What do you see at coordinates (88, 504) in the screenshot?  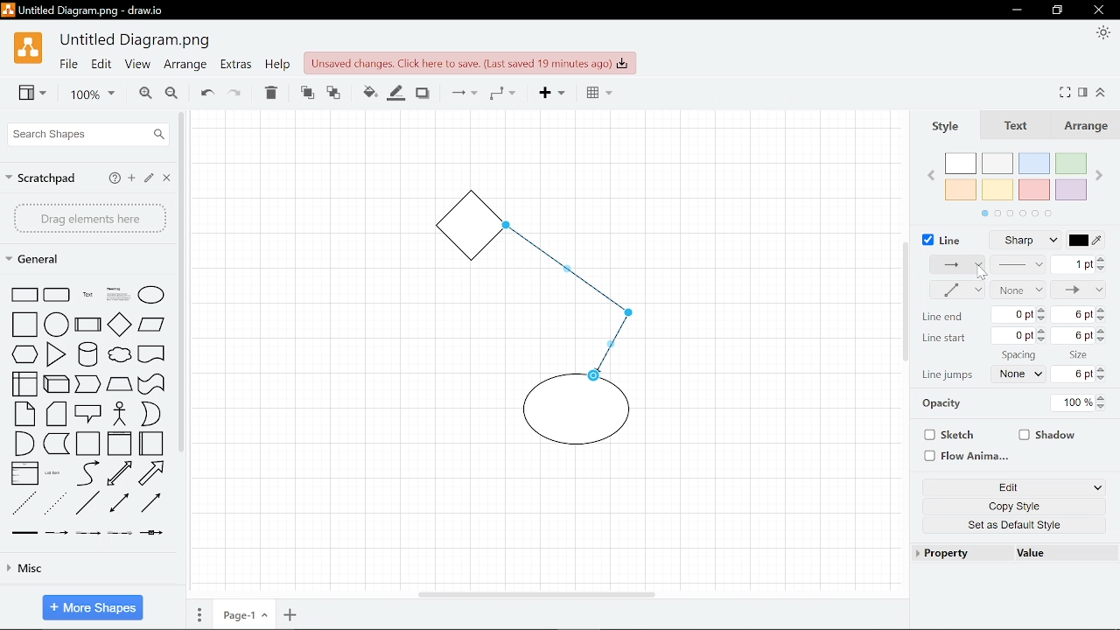 I see `shape` at bounding box center [88, 504].